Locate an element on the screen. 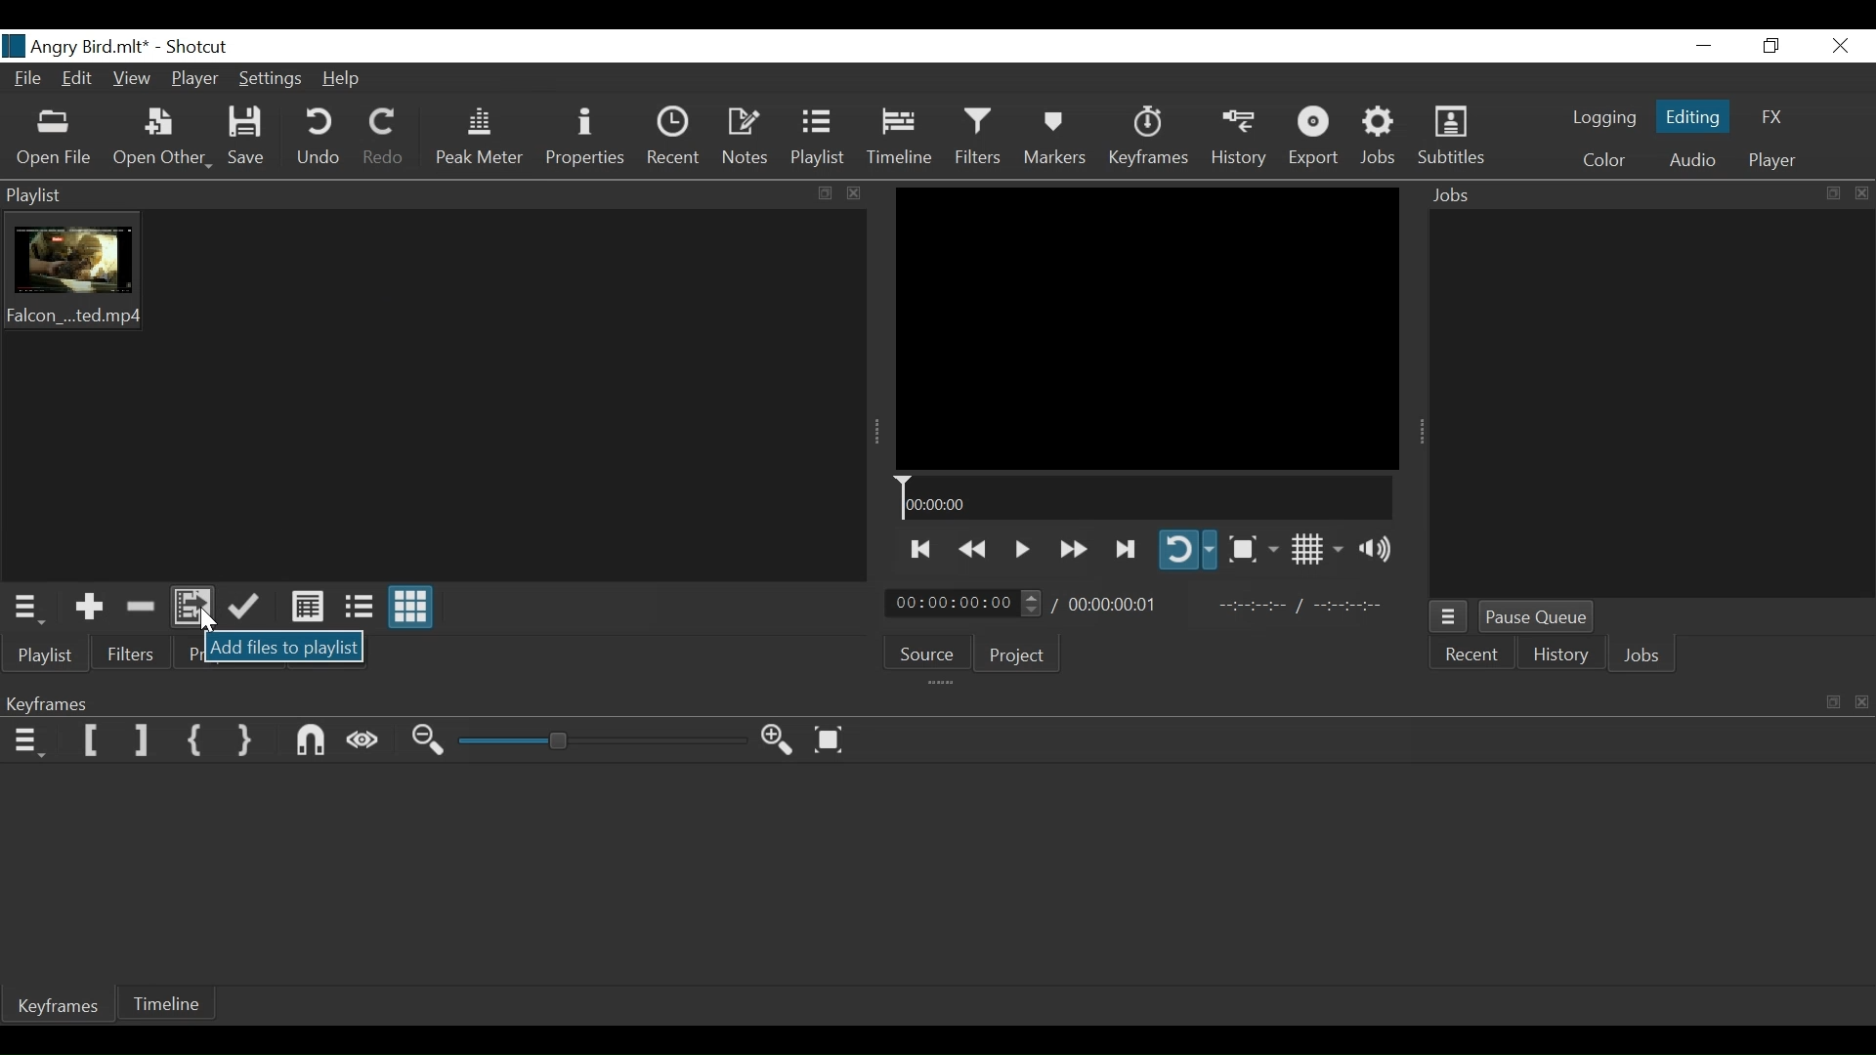  Skip to the previous point is located at coordinates (1129, 548).